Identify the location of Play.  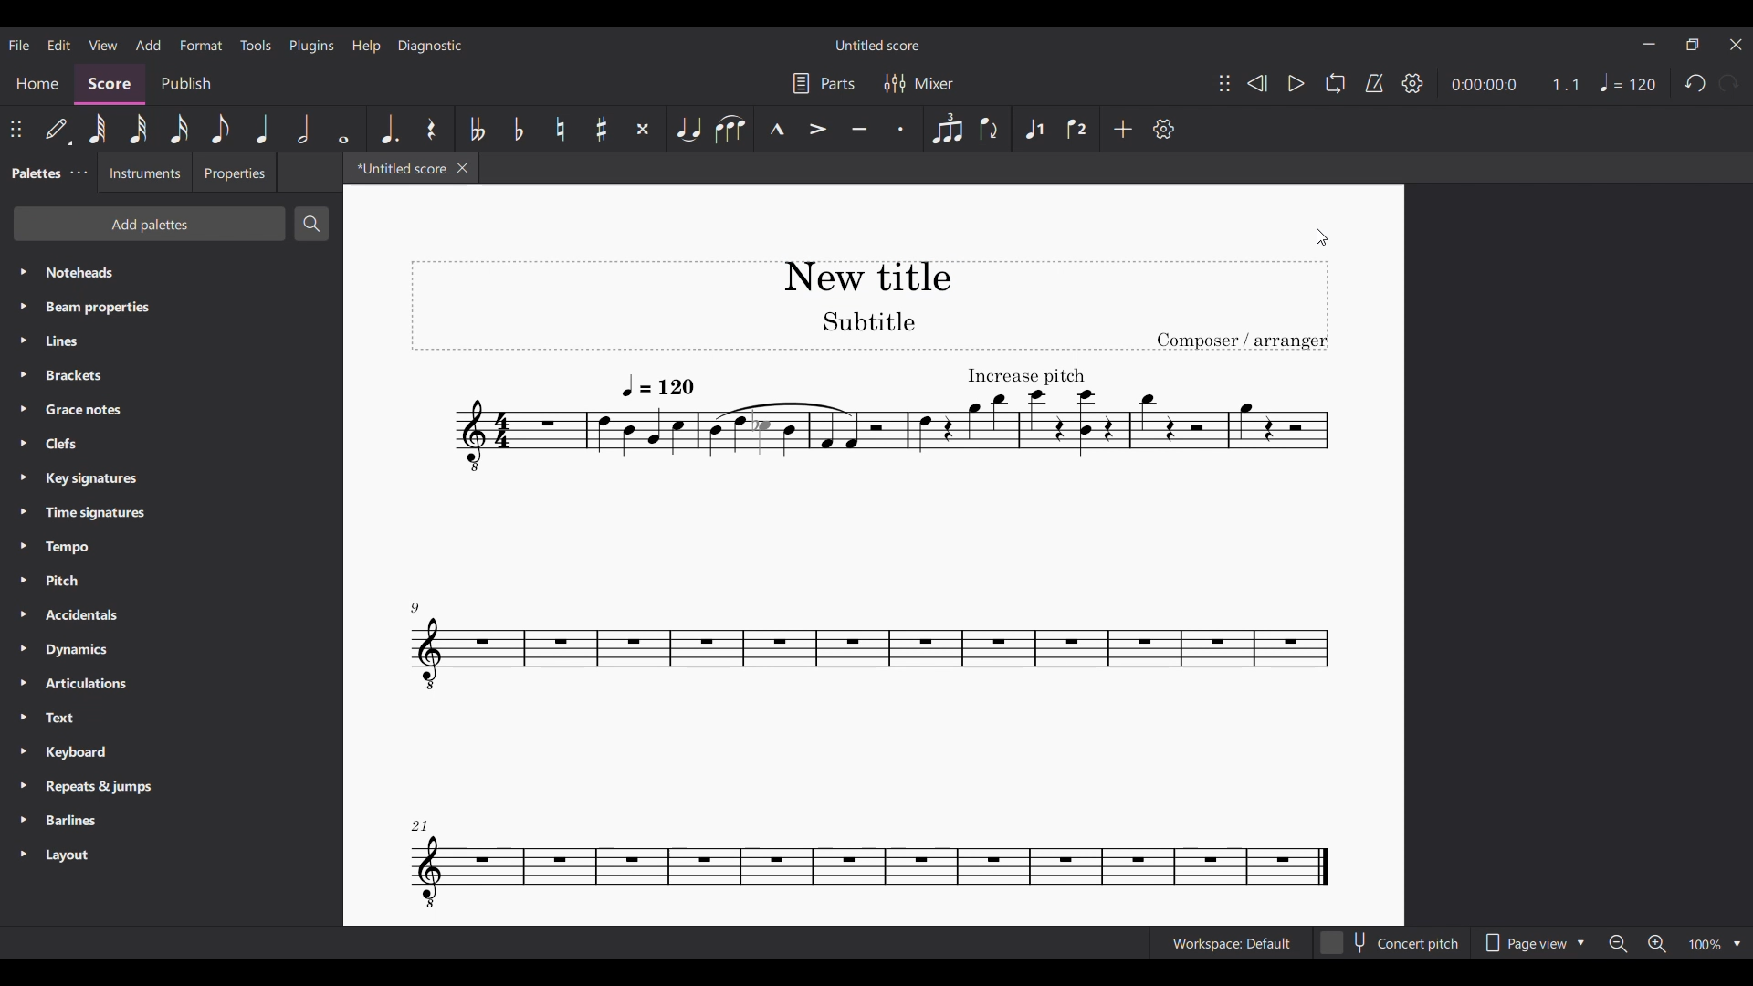
(1297, 83).